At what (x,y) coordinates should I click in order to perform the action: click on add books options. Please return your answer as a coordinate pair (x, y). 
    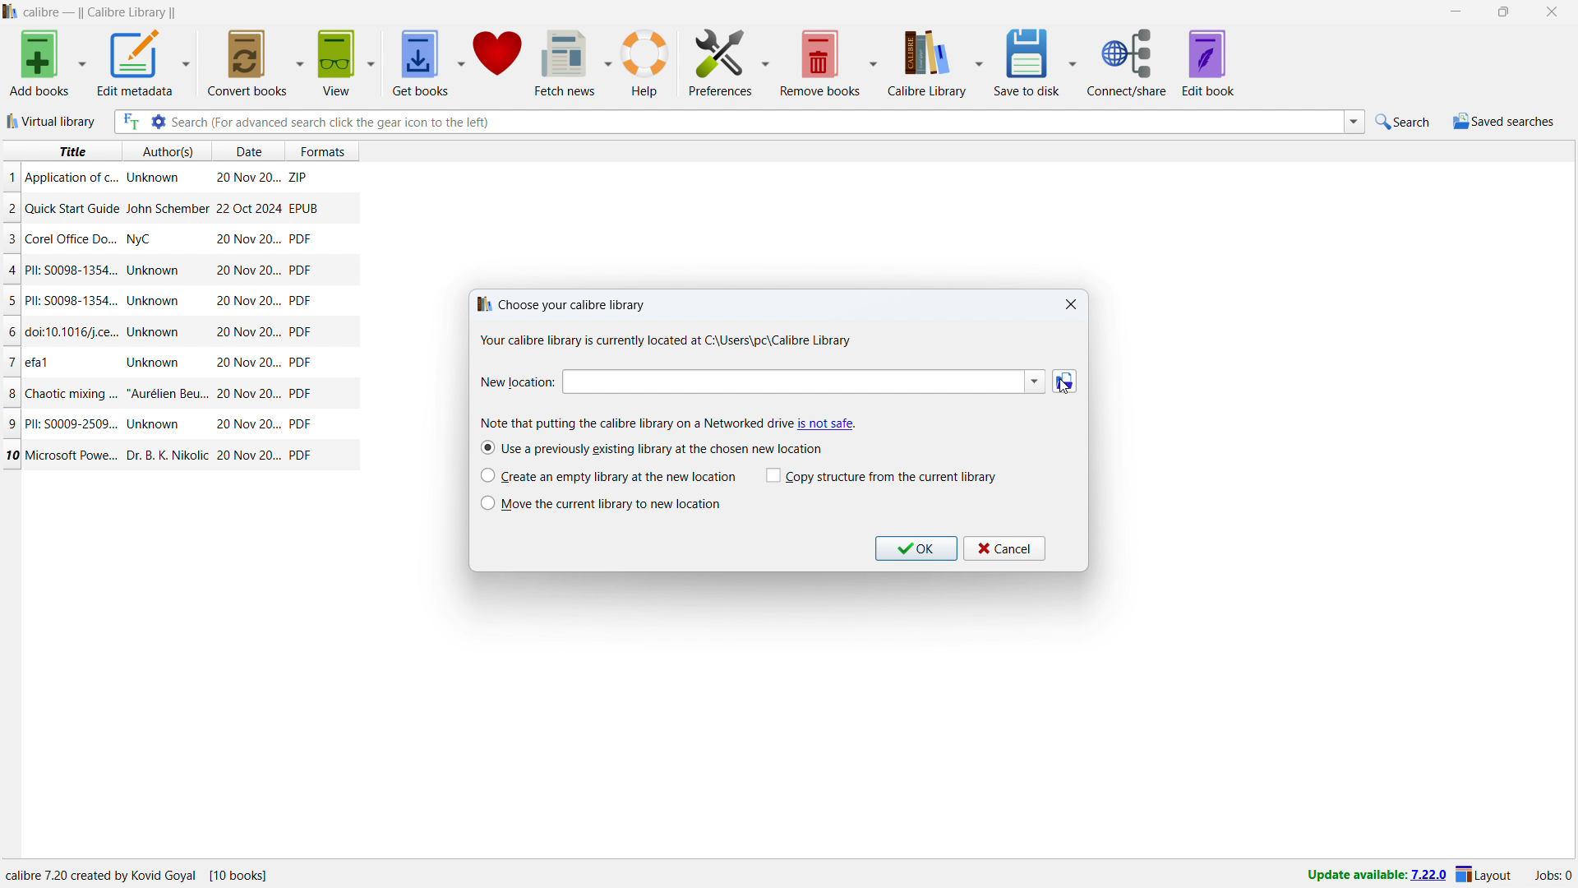
    Looking at the image, I should click on (82, 62).